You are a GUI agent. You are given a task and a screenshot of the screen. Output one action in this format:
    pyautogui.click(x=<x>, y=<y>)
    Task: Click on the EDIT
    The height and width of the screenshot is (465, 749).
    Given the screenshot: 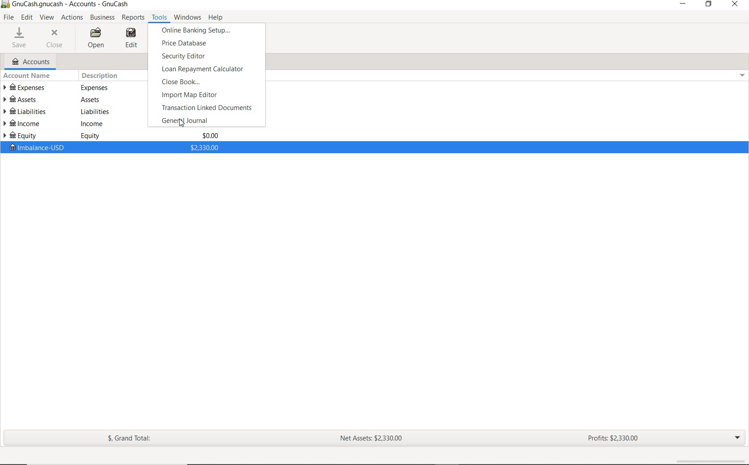 What is the action you would take?
    pyautogui.click(x=27, y=18)
    